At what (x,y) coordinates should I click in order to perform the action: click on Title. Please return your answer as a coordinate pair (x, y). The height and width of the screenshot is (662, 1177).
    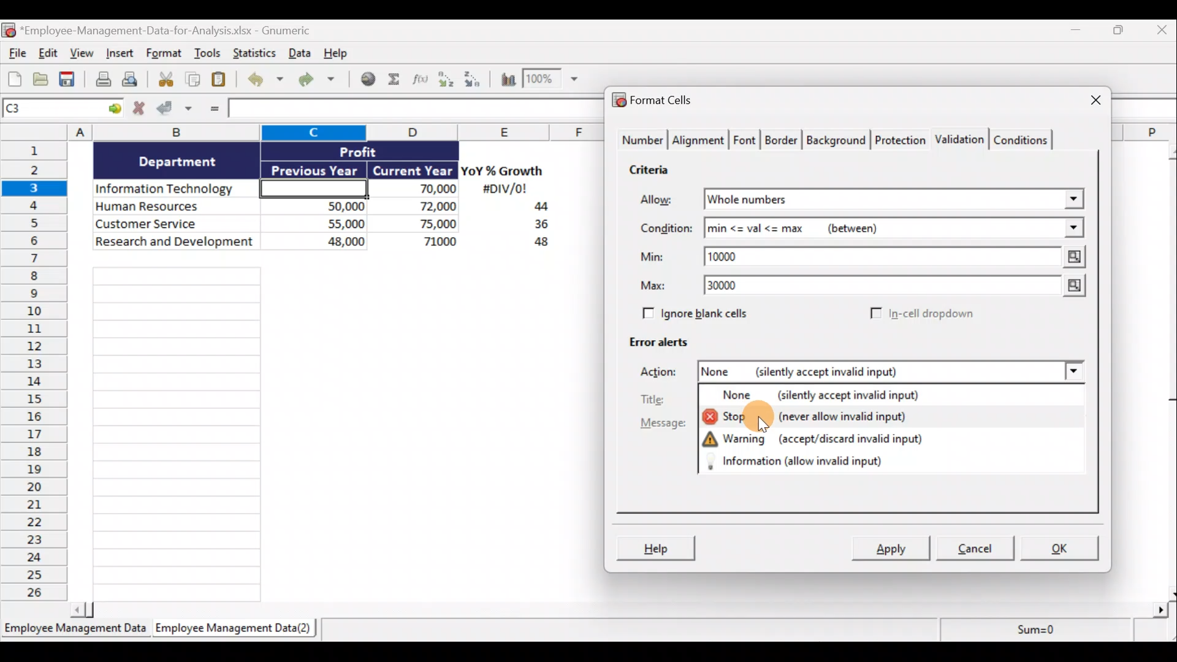
    Looking at the image, I should click on (661, 400).